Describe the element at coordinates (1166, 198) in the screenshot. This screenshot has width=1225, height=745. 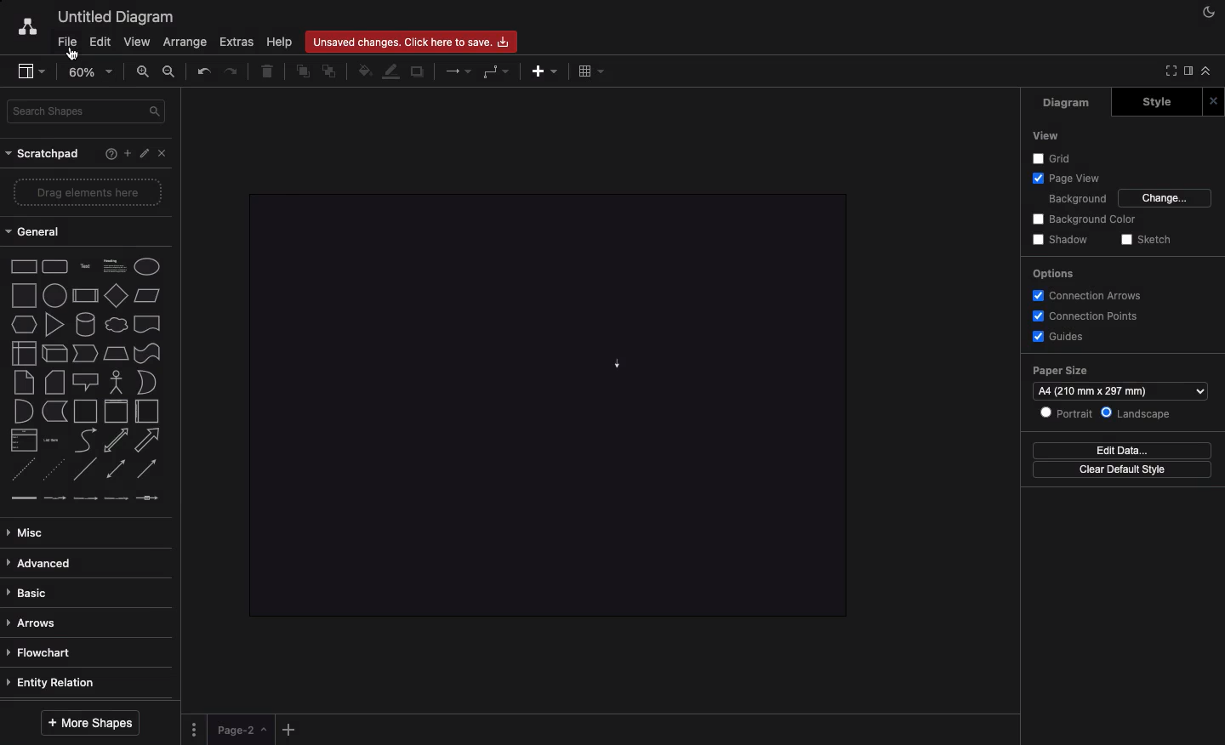
I see `Change` at that location.